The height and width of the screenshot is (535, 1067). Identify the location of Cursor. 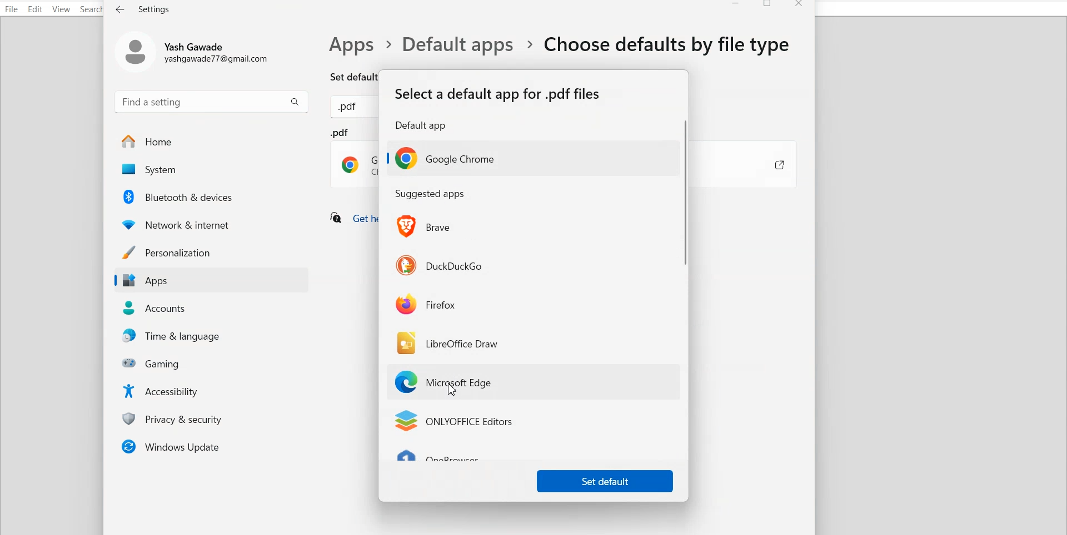
(453, 390).